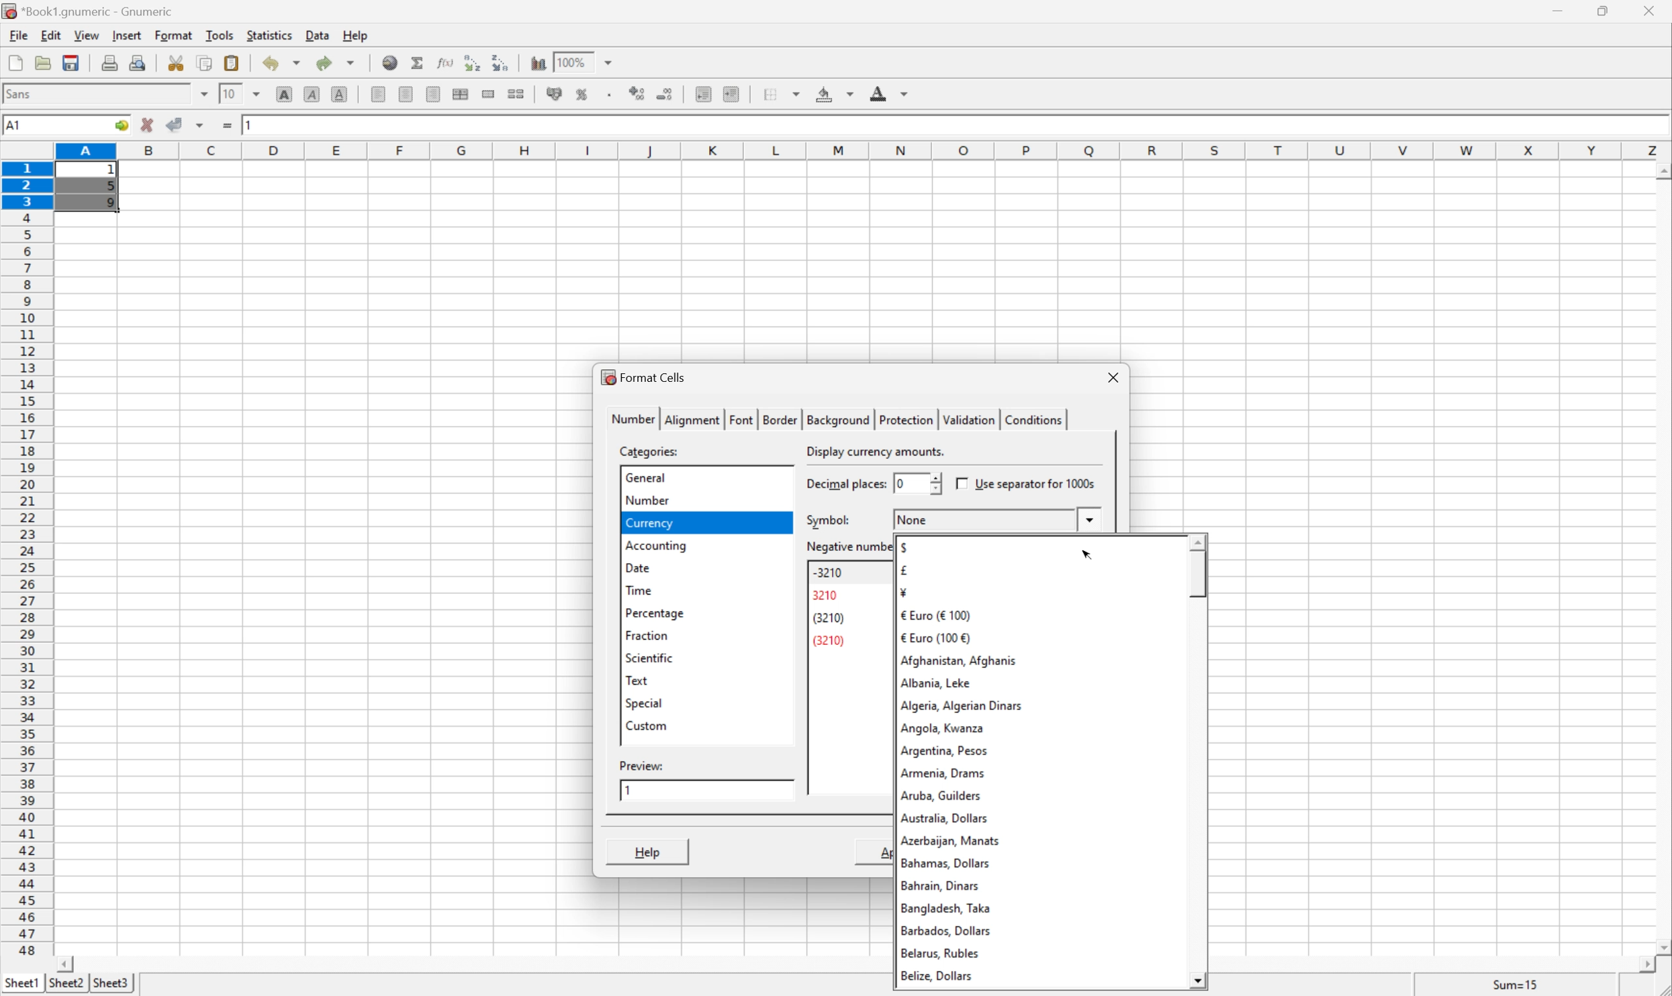 The width and height of the screenshot is (1672, 996). Describe the element at coordinates (663, 93) in the screenshot. I see `decrease number of decimals displayed` at that location.